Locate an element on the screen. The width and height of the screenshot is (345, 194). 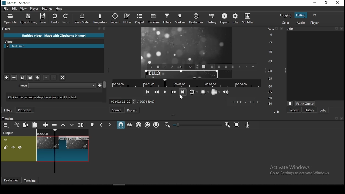
edit is located at coordinates (15, 9).